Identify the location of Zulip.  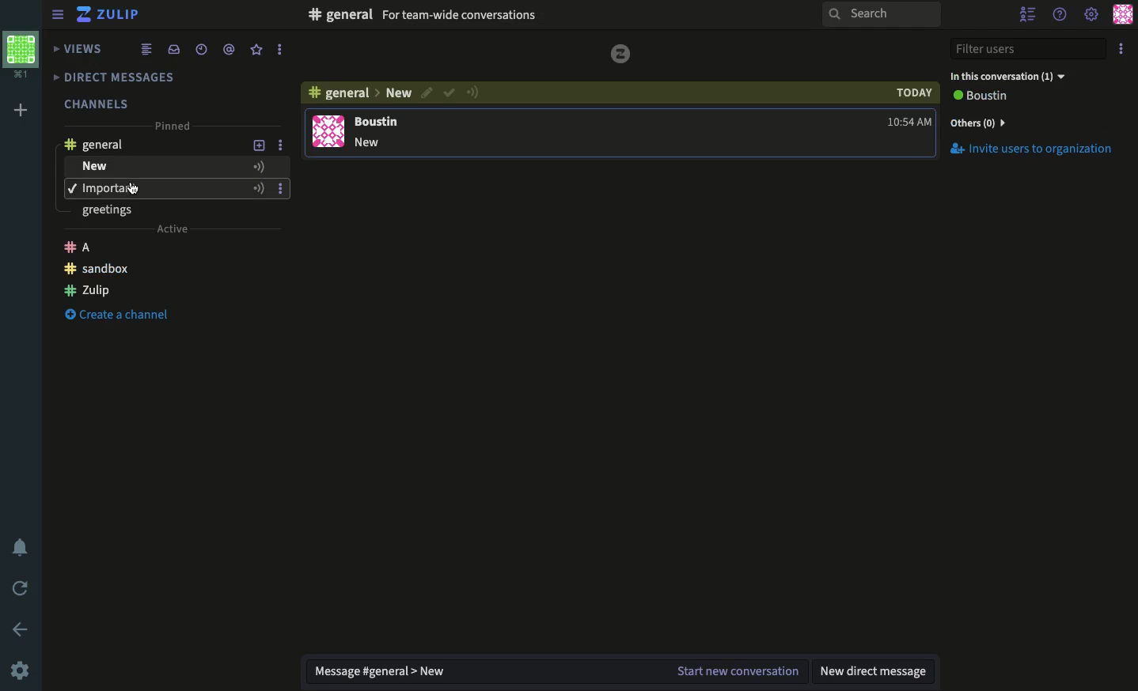
(89, 246).